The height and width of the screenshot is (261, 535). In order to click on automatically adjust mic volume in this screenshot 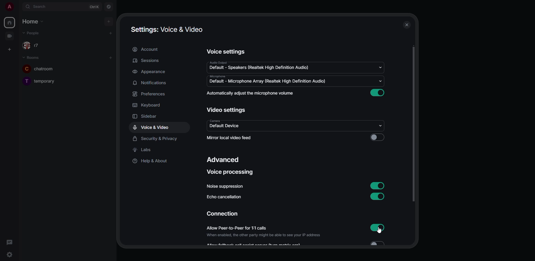, I will do `click(252, 94)`.